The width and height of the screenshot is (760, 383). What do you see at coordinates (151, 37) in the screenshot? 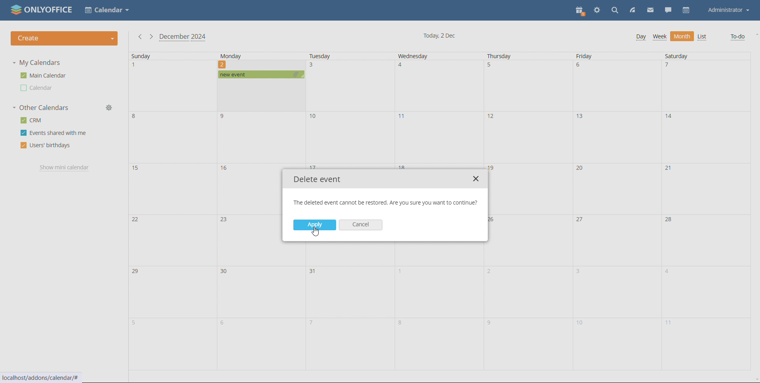
I see `next month` at bounding box center [151, 37].